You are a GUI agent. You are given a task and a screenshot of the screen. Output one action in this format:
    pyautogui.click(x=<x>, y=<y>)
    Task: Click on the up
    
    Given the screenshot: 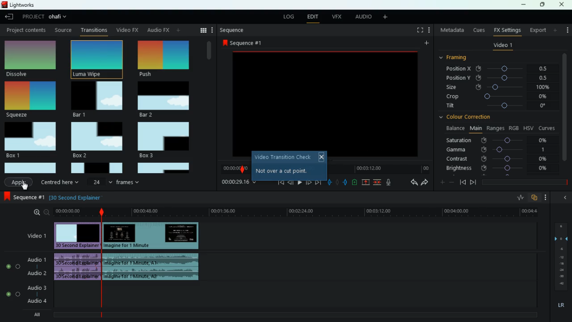 What is the action you would take?
    pyautogui.click(x=366, y=183)
    